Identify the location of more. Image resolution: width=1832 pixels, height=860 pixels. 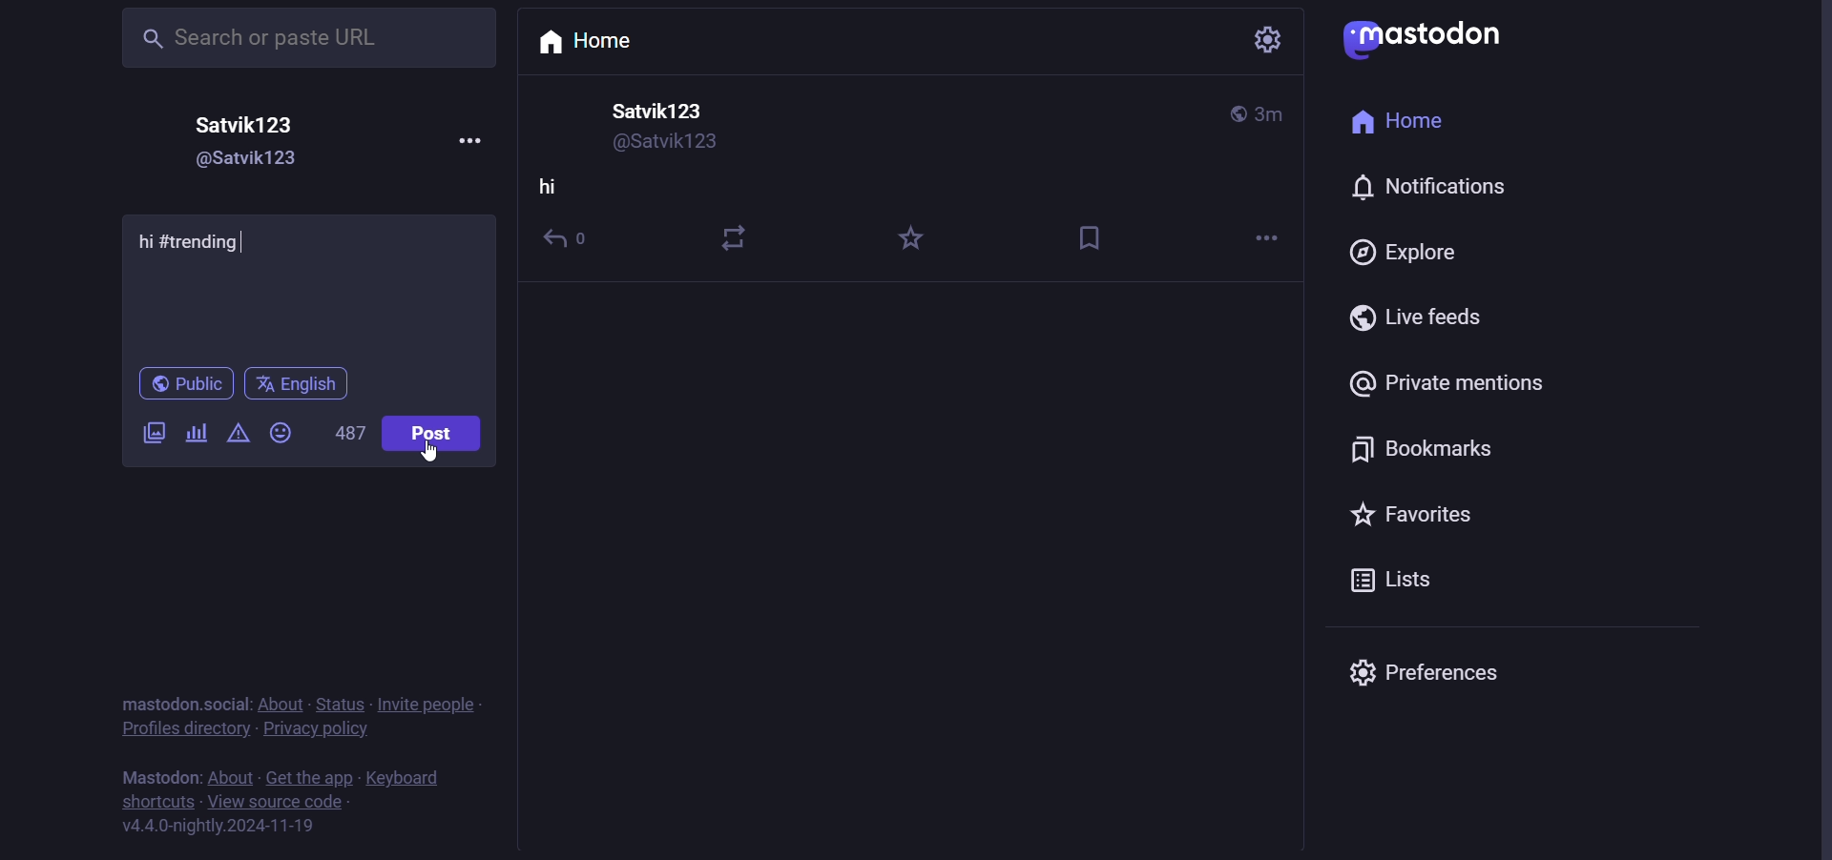
(468, 136).